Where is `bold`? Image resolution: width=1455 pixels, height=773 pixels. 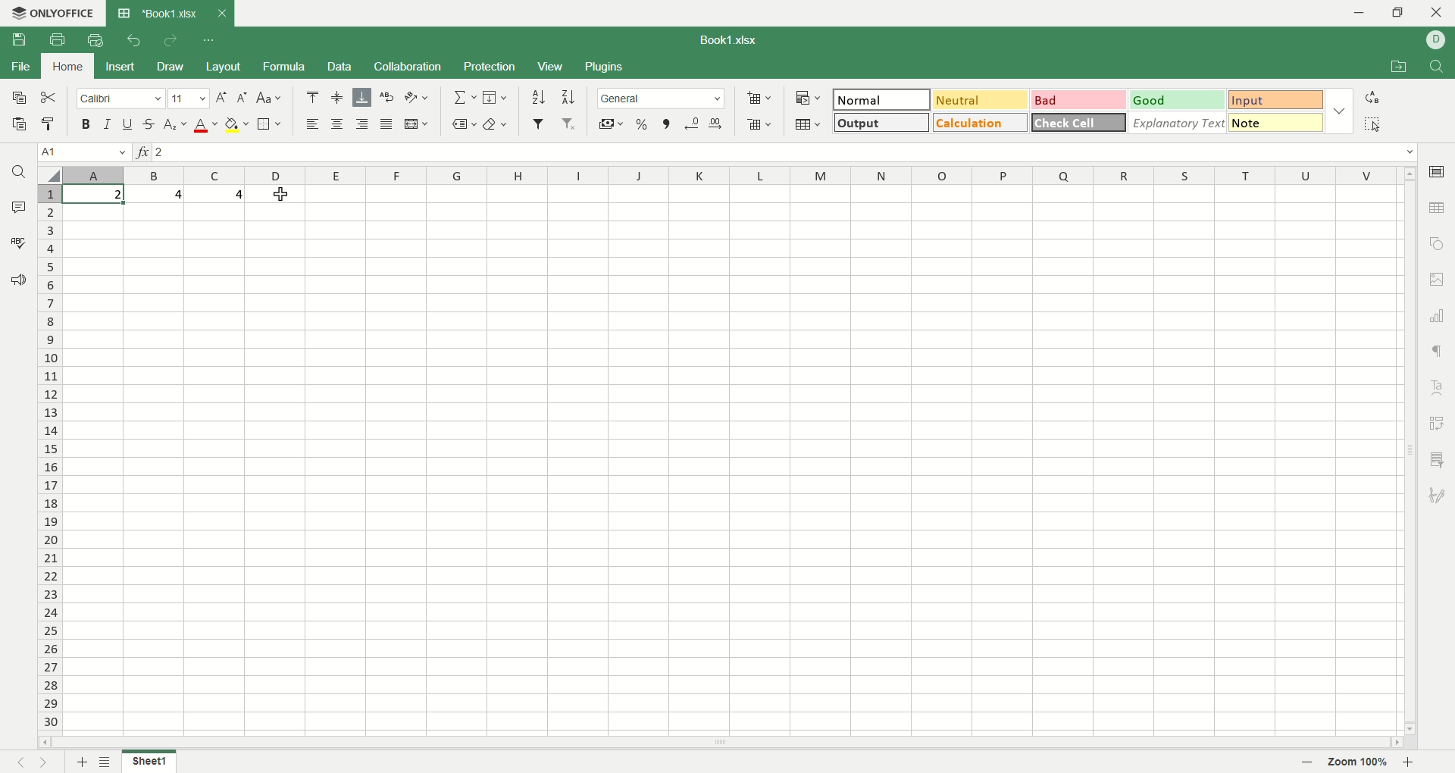 bold is located at coordinates (83, 123).